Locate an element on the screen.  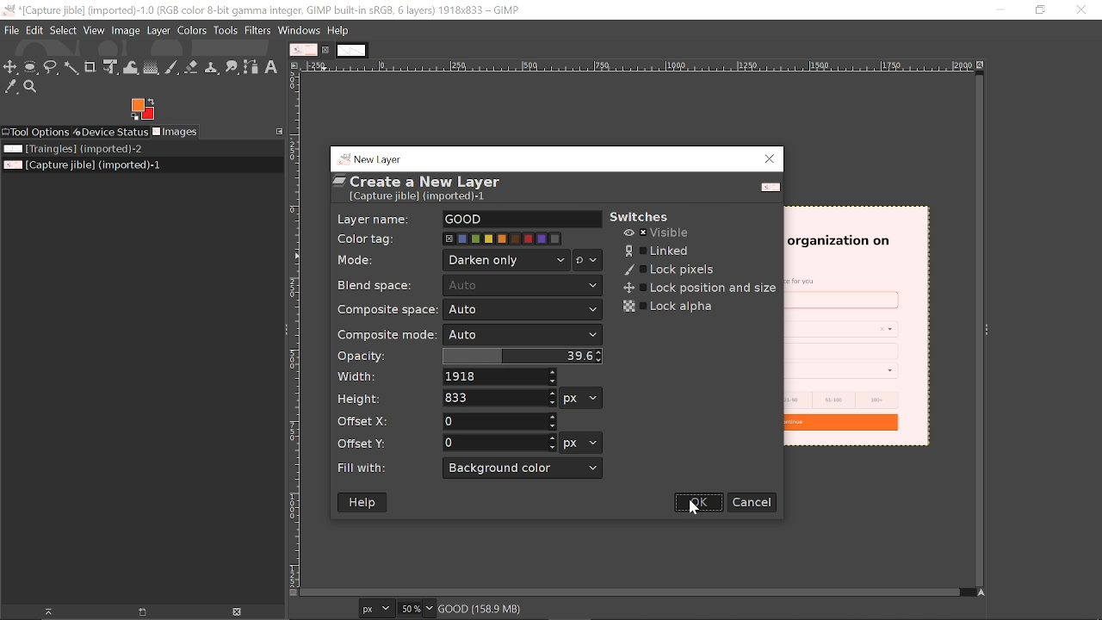
Image is located at coordinates (127, 30).